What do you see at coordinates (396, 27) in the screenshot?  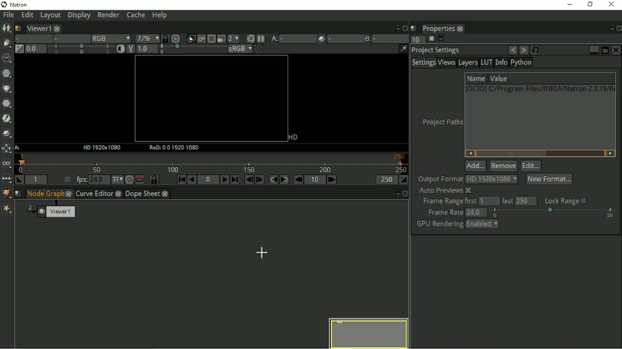 I see `Float pane` at bounding box center [396, 27].